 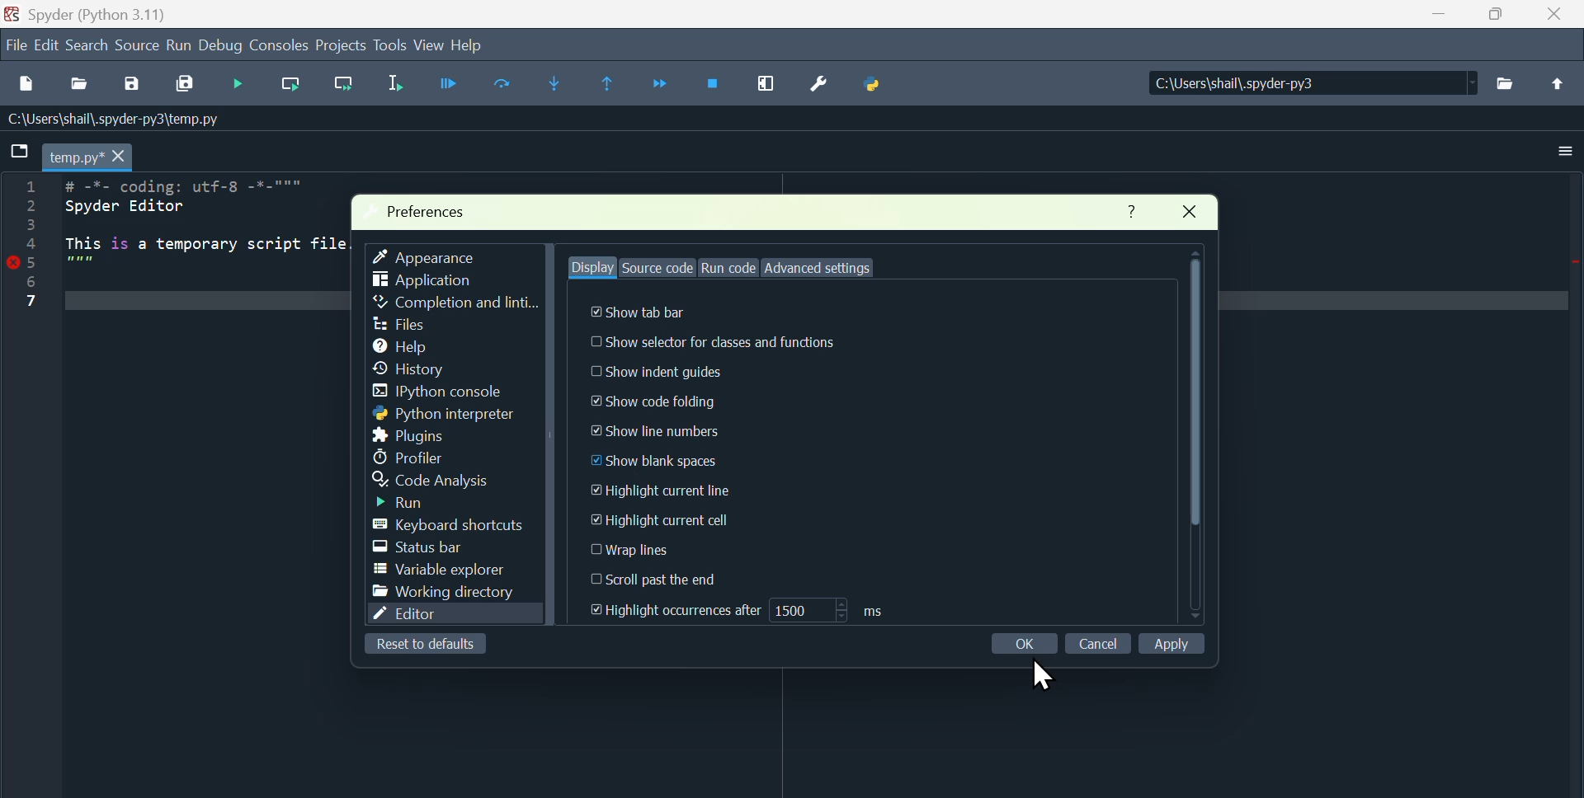 I want to click on Show code folding, so click(x=657, y=401).